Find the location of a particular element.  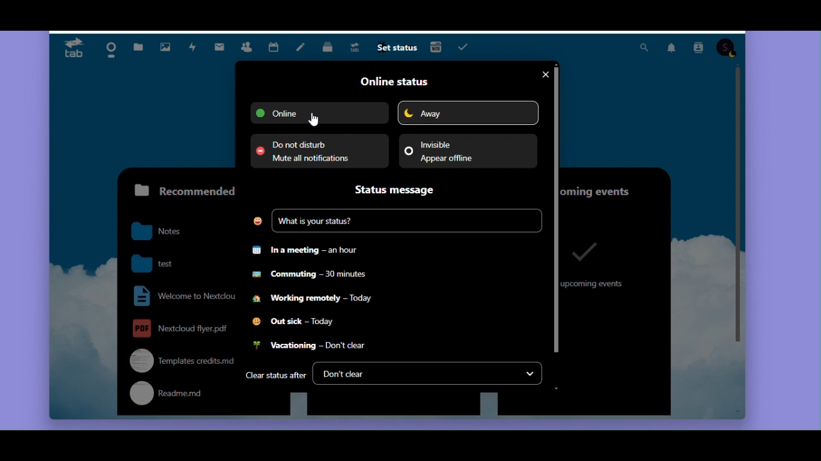

Vertical scrollbar is located at coordinates (738, 206).